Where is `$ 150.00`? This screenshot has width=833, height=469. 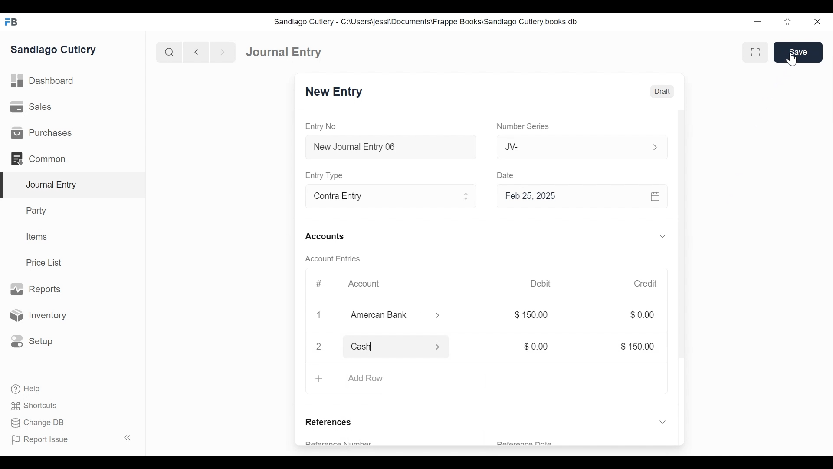 $ 150.00 is located at coordinates (533, 315).